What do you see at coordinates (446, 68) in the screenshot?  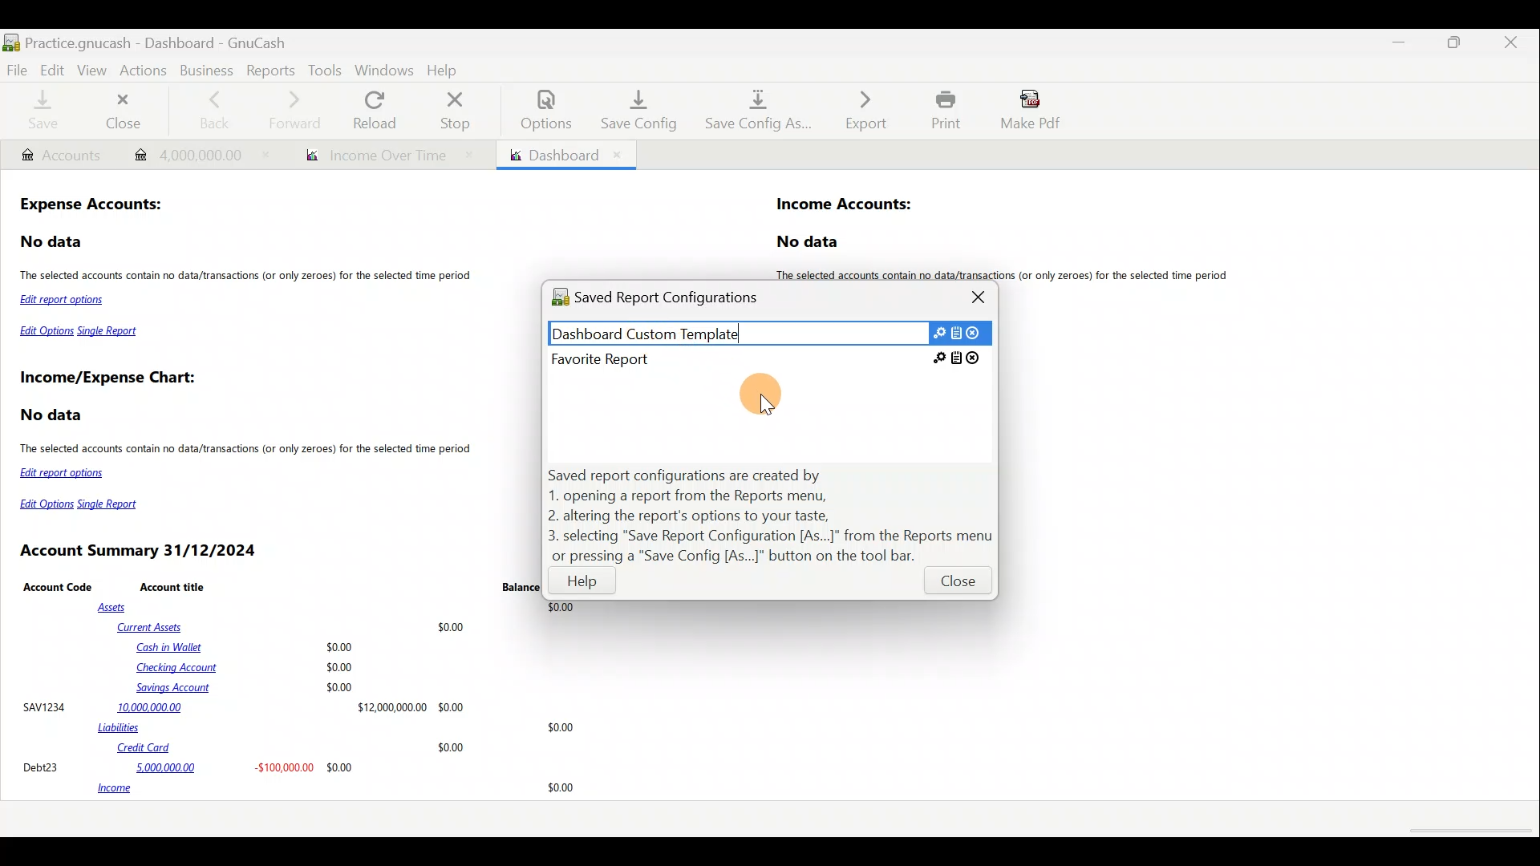 I see `Help` at bounding box center [446, 68].